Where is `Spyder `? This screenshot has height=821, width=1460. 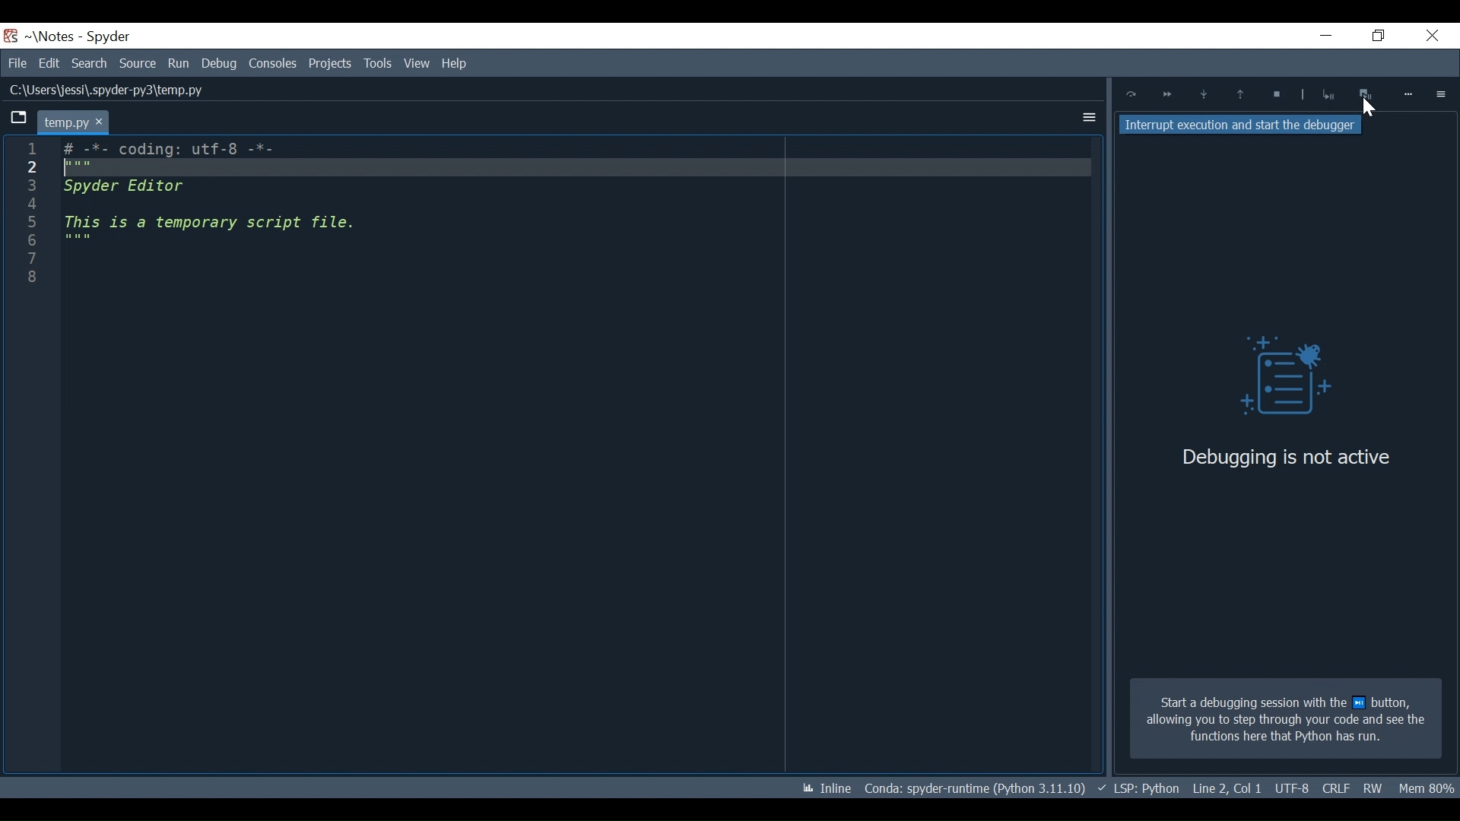
Spyder  is located at coordinates (109, 37).